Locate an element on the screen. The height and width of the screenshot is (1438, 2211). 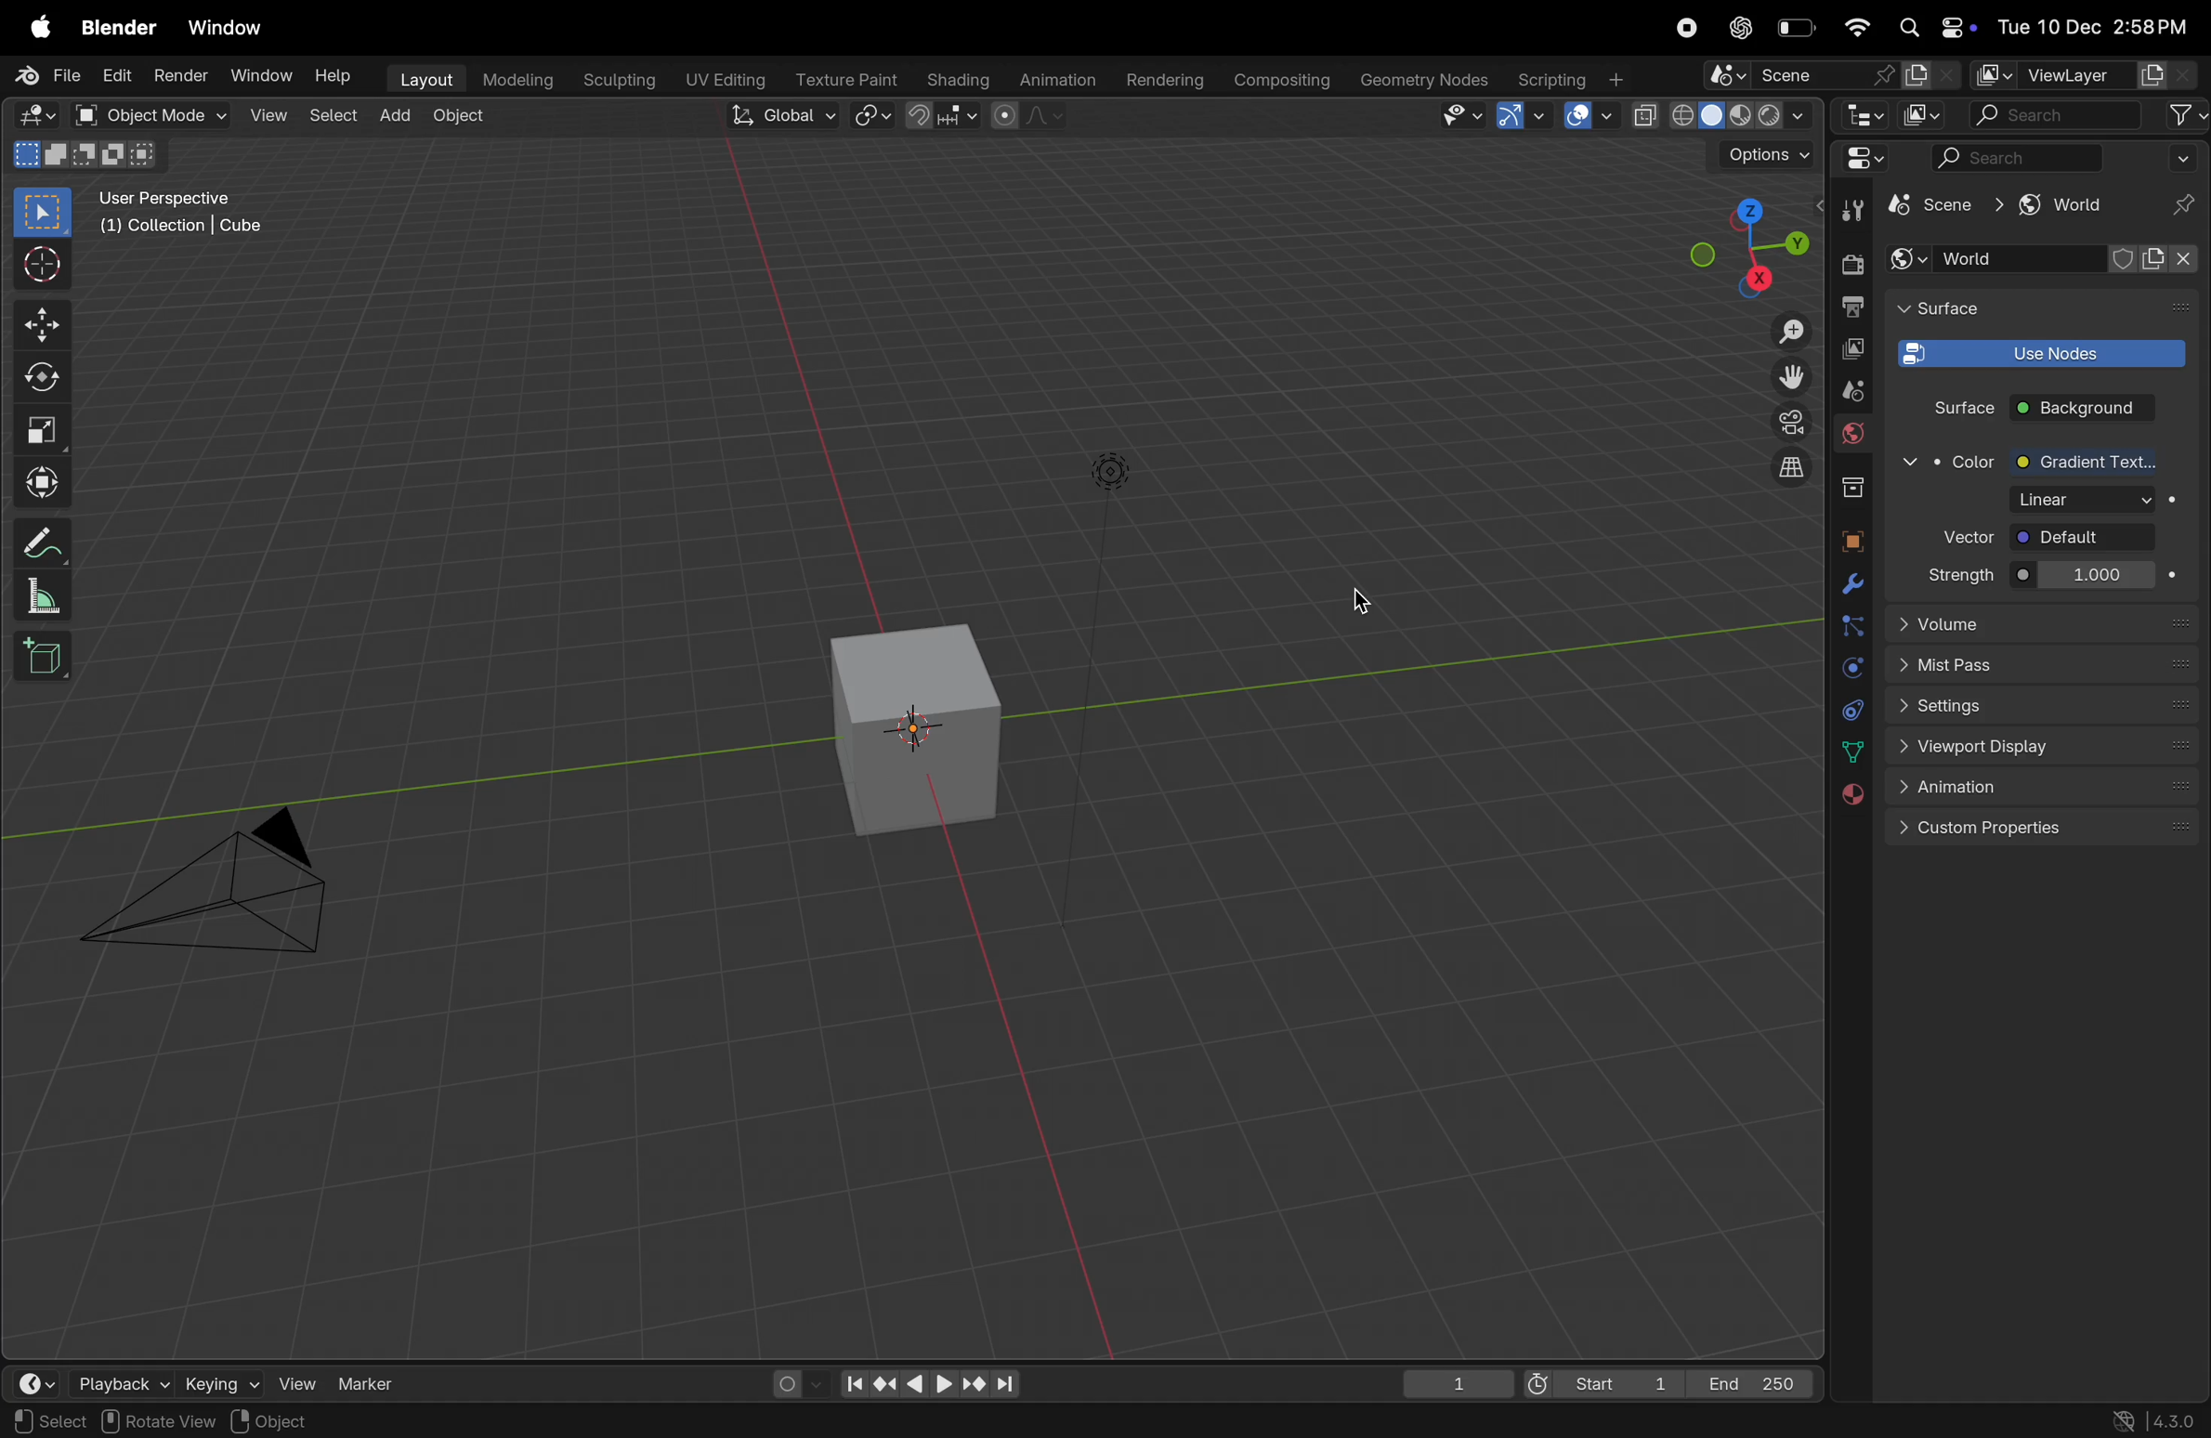
search is located at coordinates (2052, 115).